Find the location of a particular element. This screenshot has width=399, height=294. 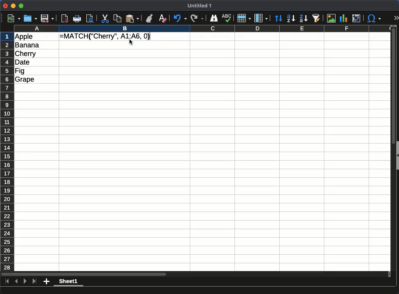

row is located at coordinates (244, 18).